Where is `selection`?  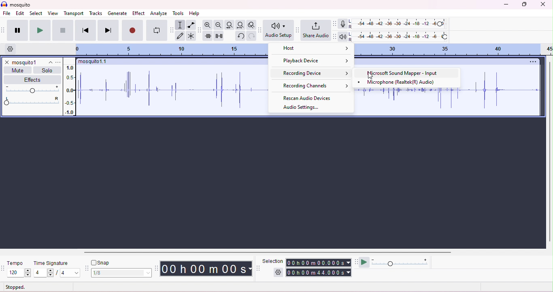 selection is located at coordinates (273, 261).